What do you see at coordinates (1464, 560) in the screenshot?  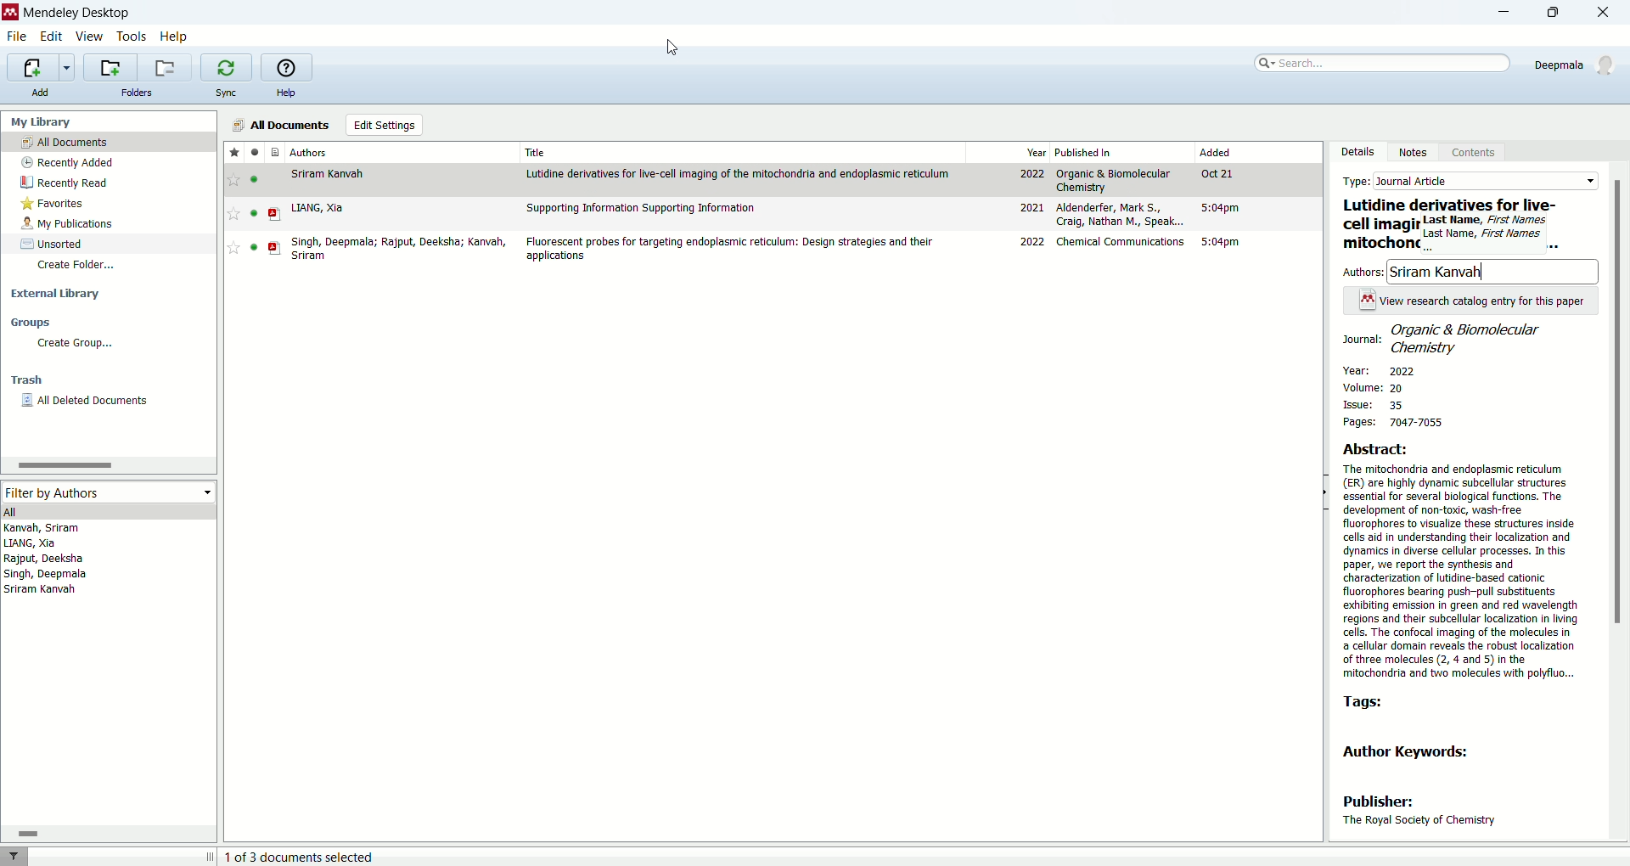 I see `Abstract:

The mitochondria and endoplasmic reticulum
(ER) are highly dynamic subcellular structures
essential for several biological functions. The
development of non-toxic, wash-free
fluorophores to visualize these structures inside
cells aid in understanding their localization and
dynamics in diverse cellular processes. In this
paper, we report the synthesis and
characterization of utidine-based cationic
fluorophores bearing push-pull substituents
exhibiting emission in green and red wavelength
regions and their subcellular localization in living
cells. The confocal imaging of the molecules in
a cellular domain reveals the robust localization
of three molecules (2, 4 and 5) in the
‘mitochondria and two molecules with polyfiuo...` at bounding box center [1464, 560].